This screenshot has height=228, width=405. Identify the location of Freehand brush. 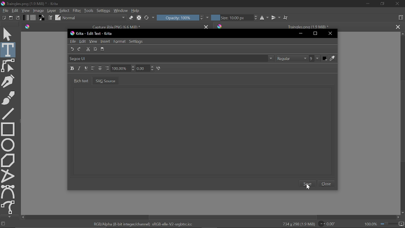
(8, 98).